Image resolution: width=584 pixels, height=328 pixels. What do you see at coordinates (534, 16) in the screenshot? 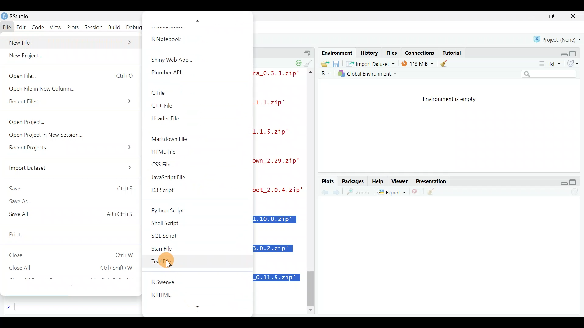
I see `minimize` at bounding box center [534, 16].